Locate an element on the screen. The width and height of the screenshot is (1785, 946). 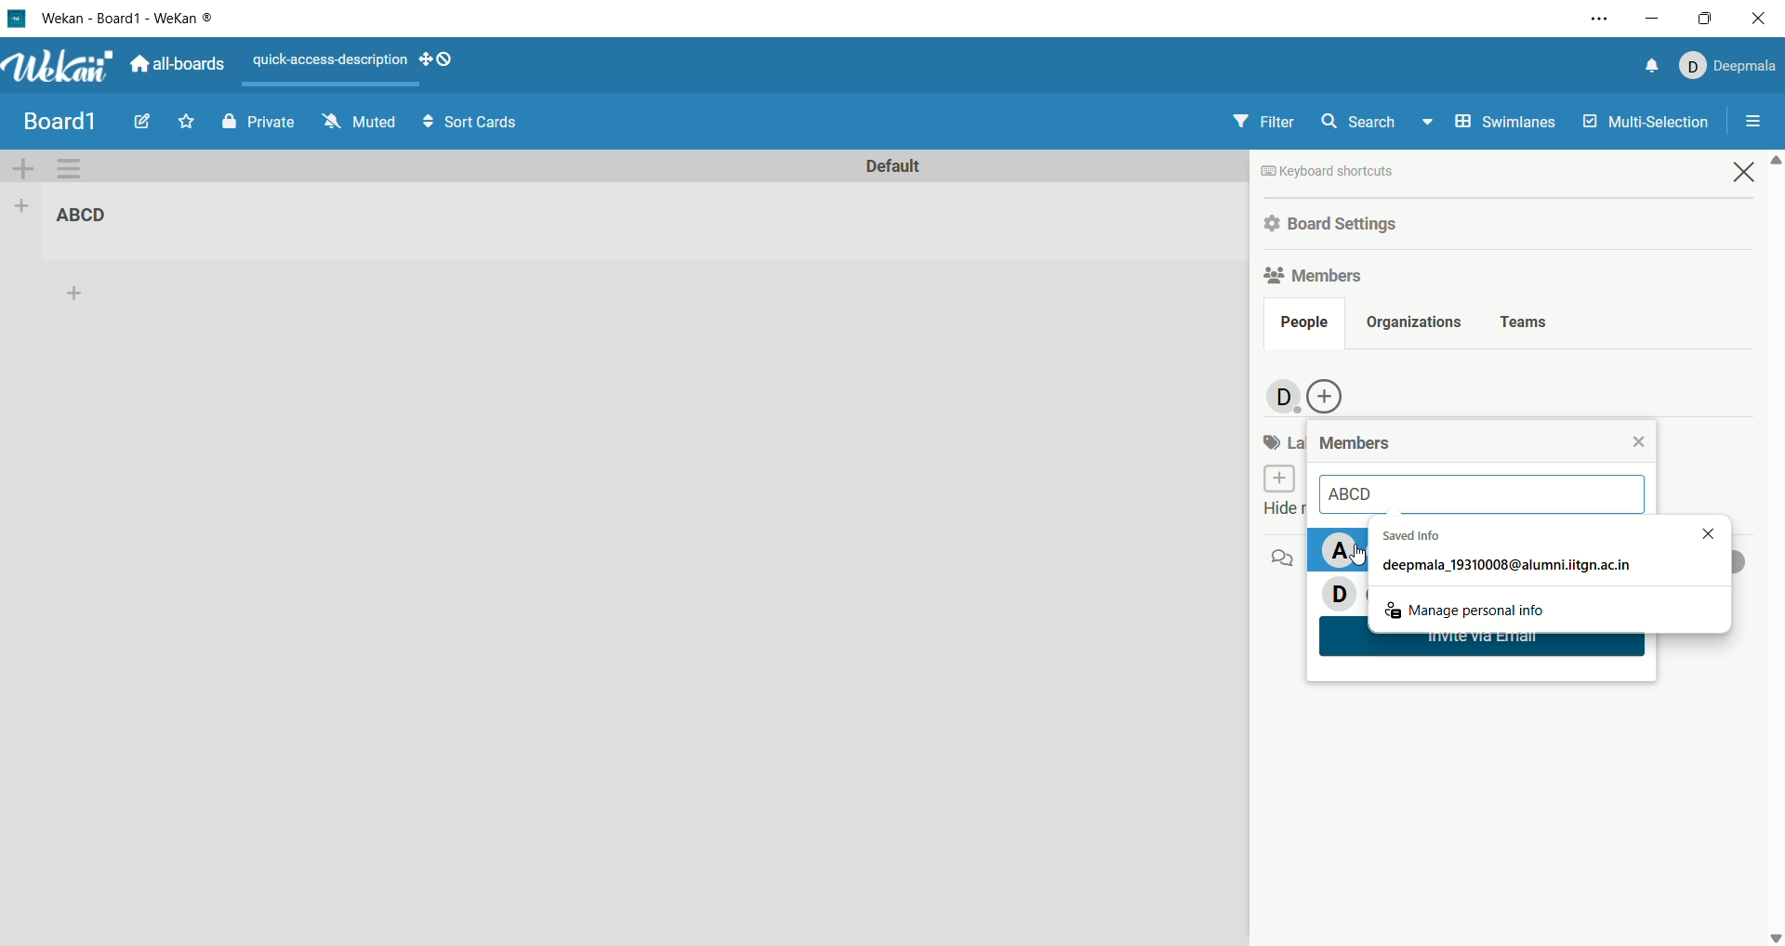
close is located at coordinates (1745, 171).